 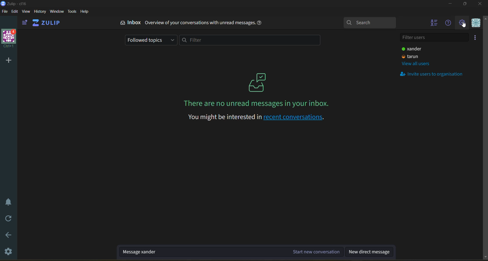 What do you see at coordinates (9, 219) in the screenshot?
I see `reload` at bounding box center [9, 219].